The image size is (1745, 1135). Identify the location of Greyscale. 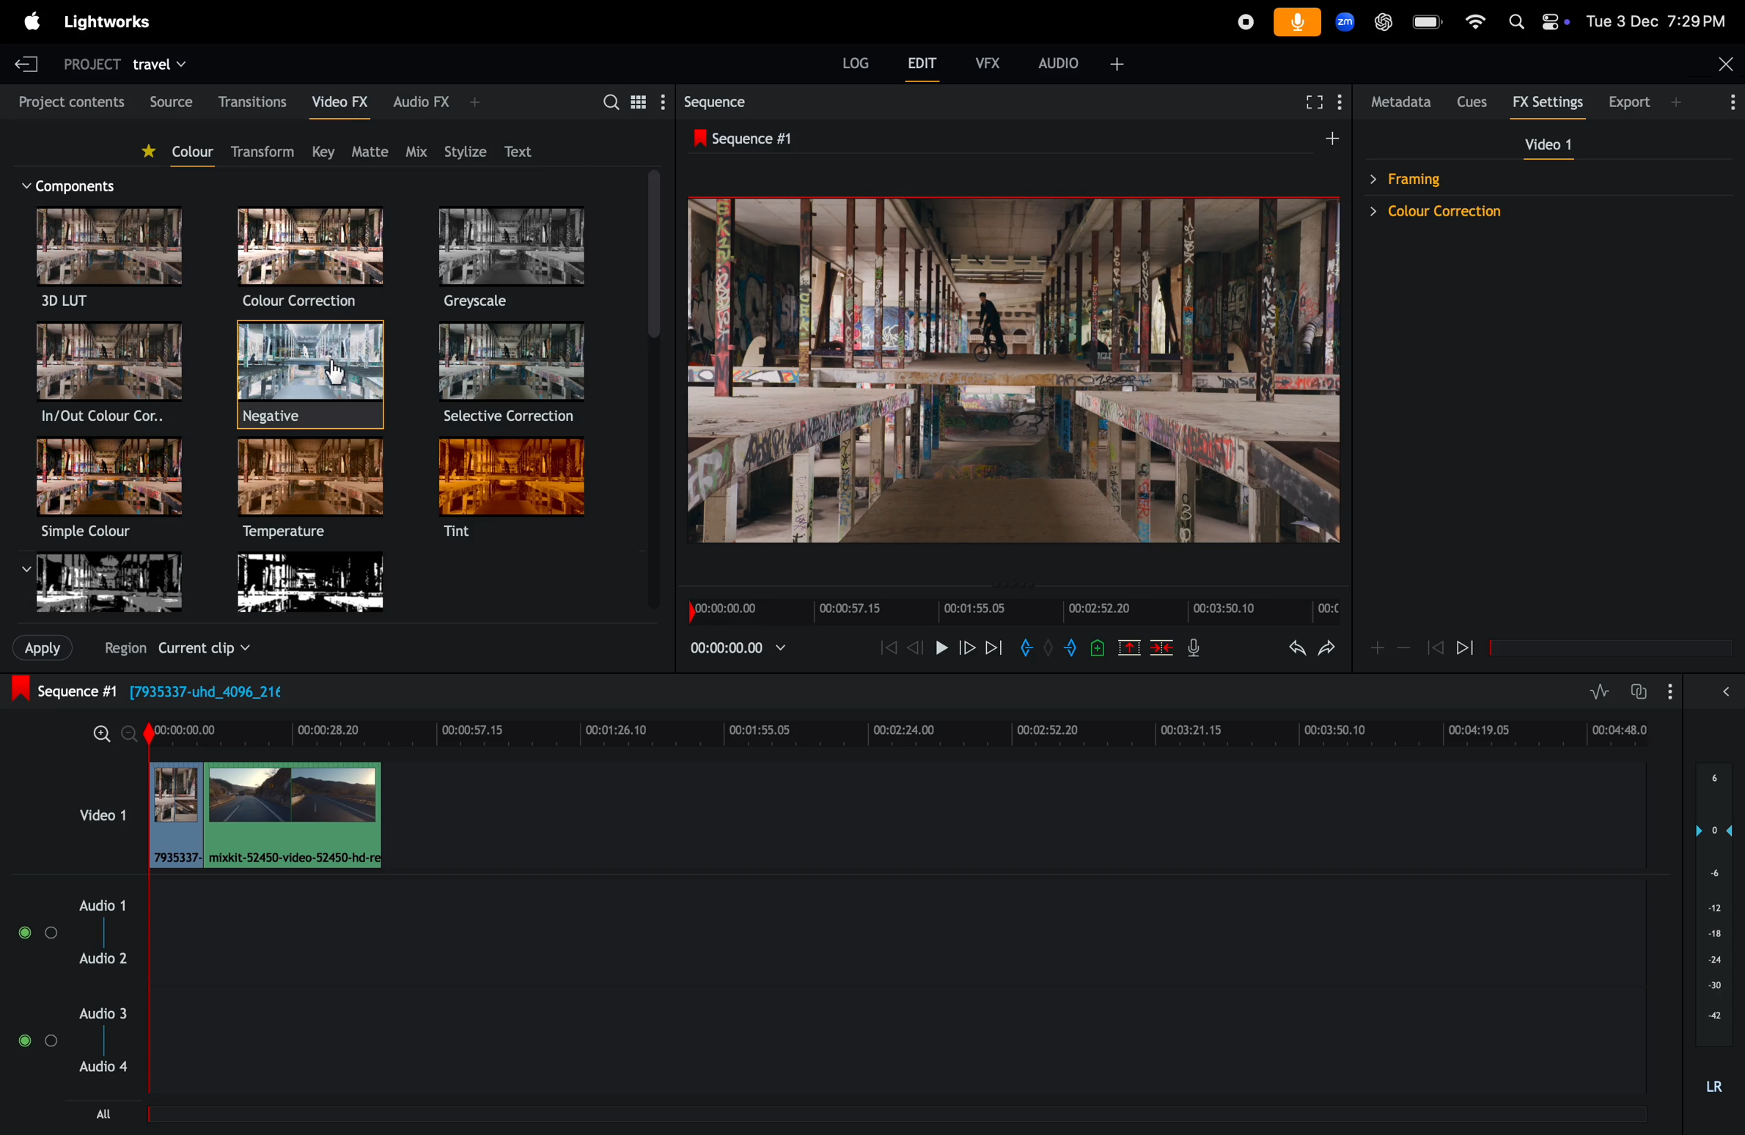
(513, 260).